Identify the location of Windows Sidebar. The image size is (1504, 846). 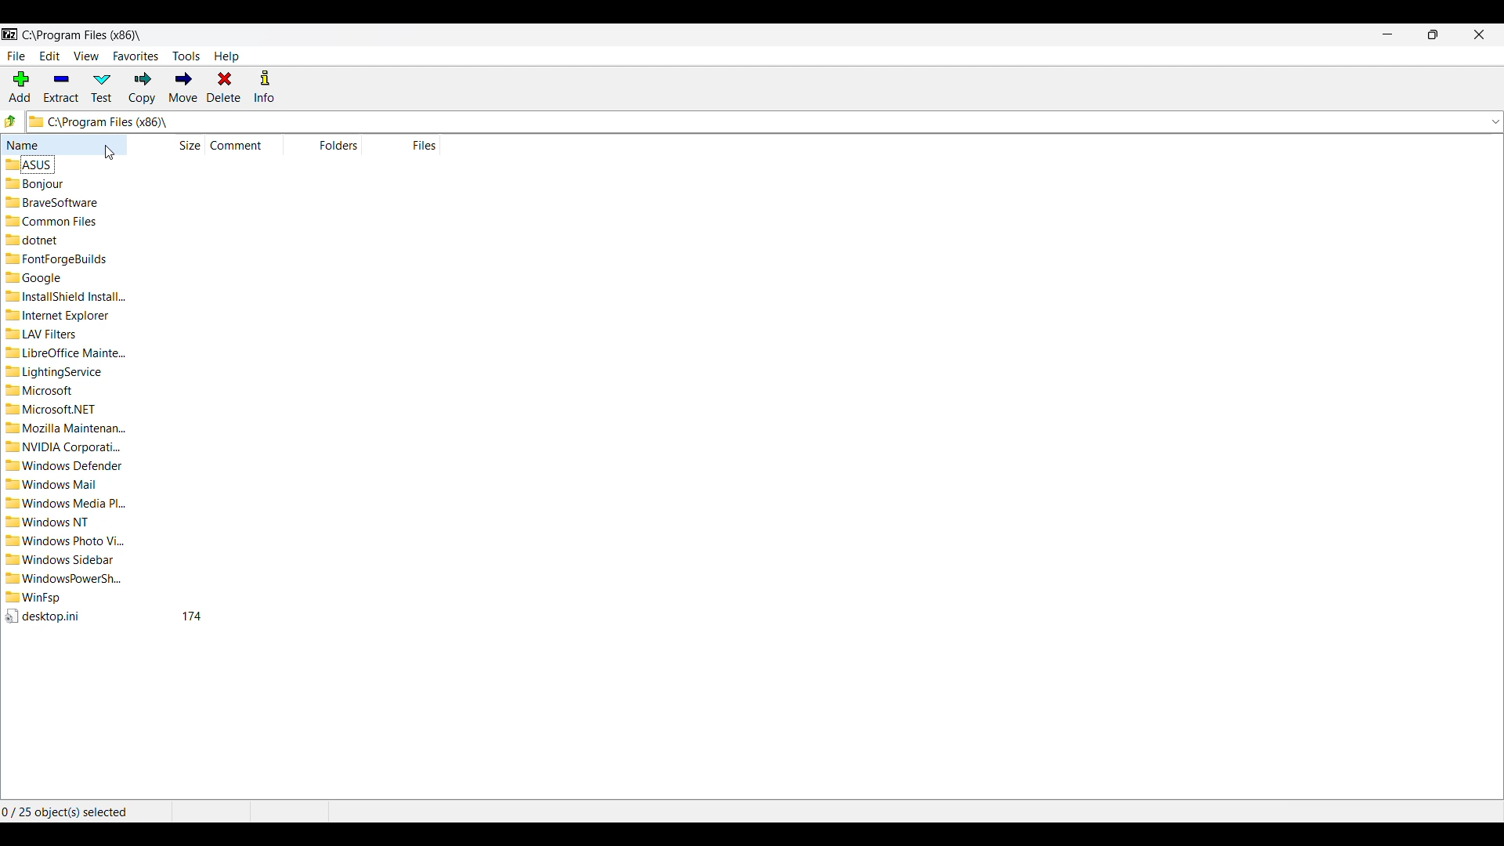
(60, 559).